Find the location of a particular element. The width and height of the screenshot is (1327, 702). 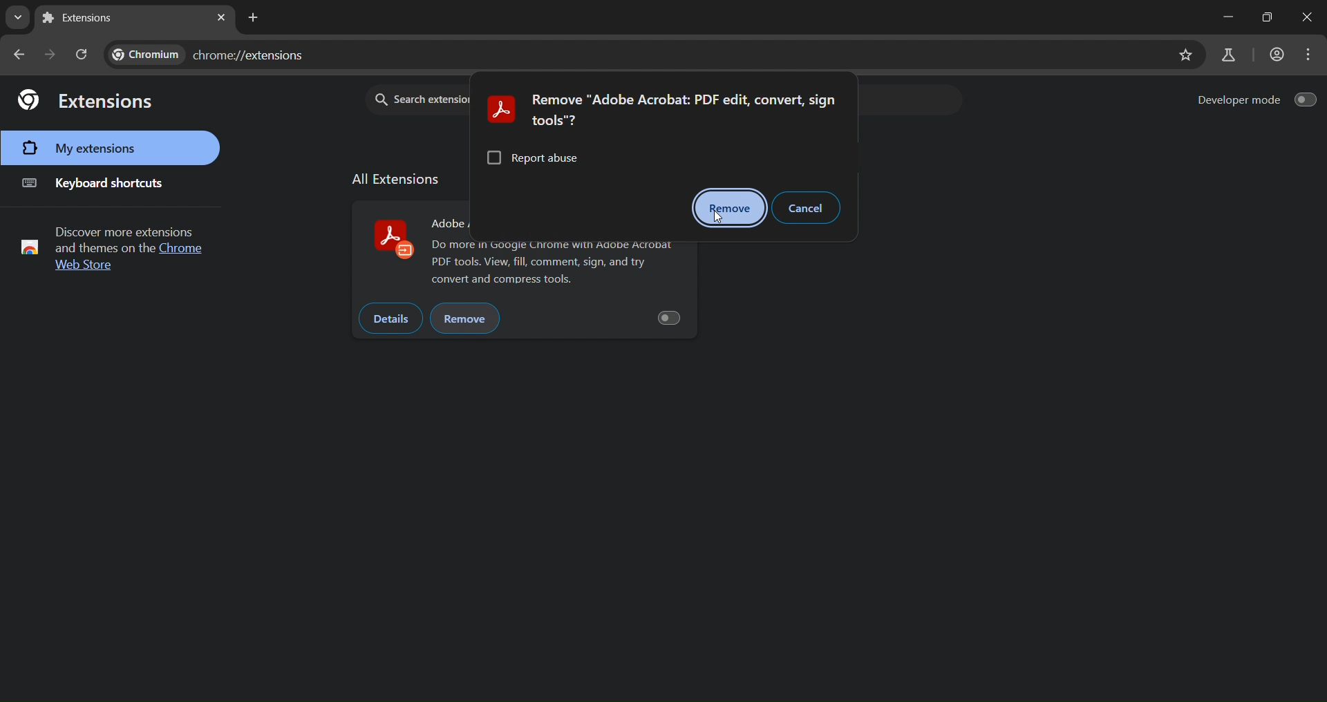

chromw://extensions is located at coordinates (213, 53).